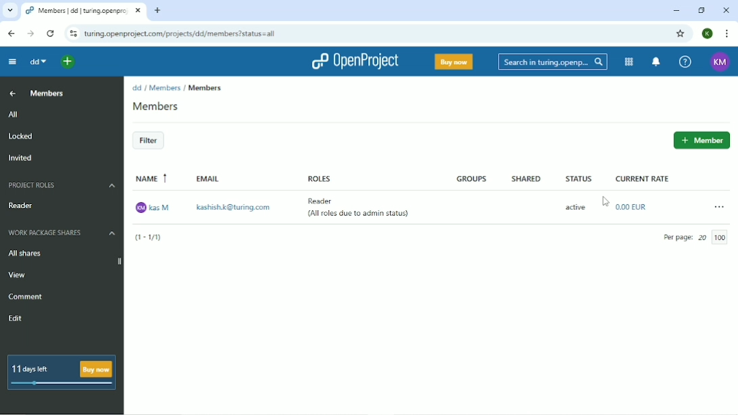  I want to click on All shares, so click(24, 254).